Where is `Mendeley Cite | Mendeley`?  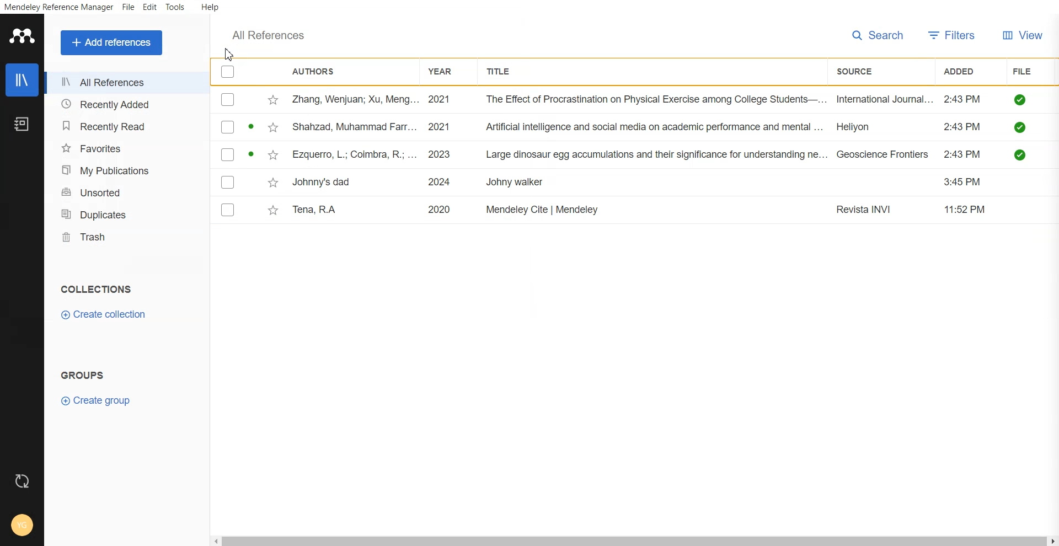 Mendeley Cite | Mendeley is located at coordinates (544, 209).